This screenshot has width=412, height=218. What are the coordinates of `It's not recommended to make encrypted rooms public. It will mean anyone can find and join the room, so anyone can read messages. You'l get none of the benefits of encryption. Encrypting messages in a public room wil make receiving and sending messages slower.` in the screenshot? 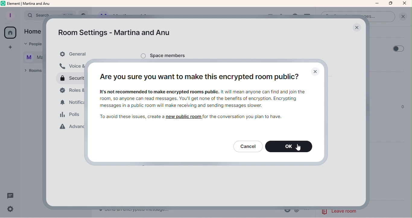 It's located at (199, 97).